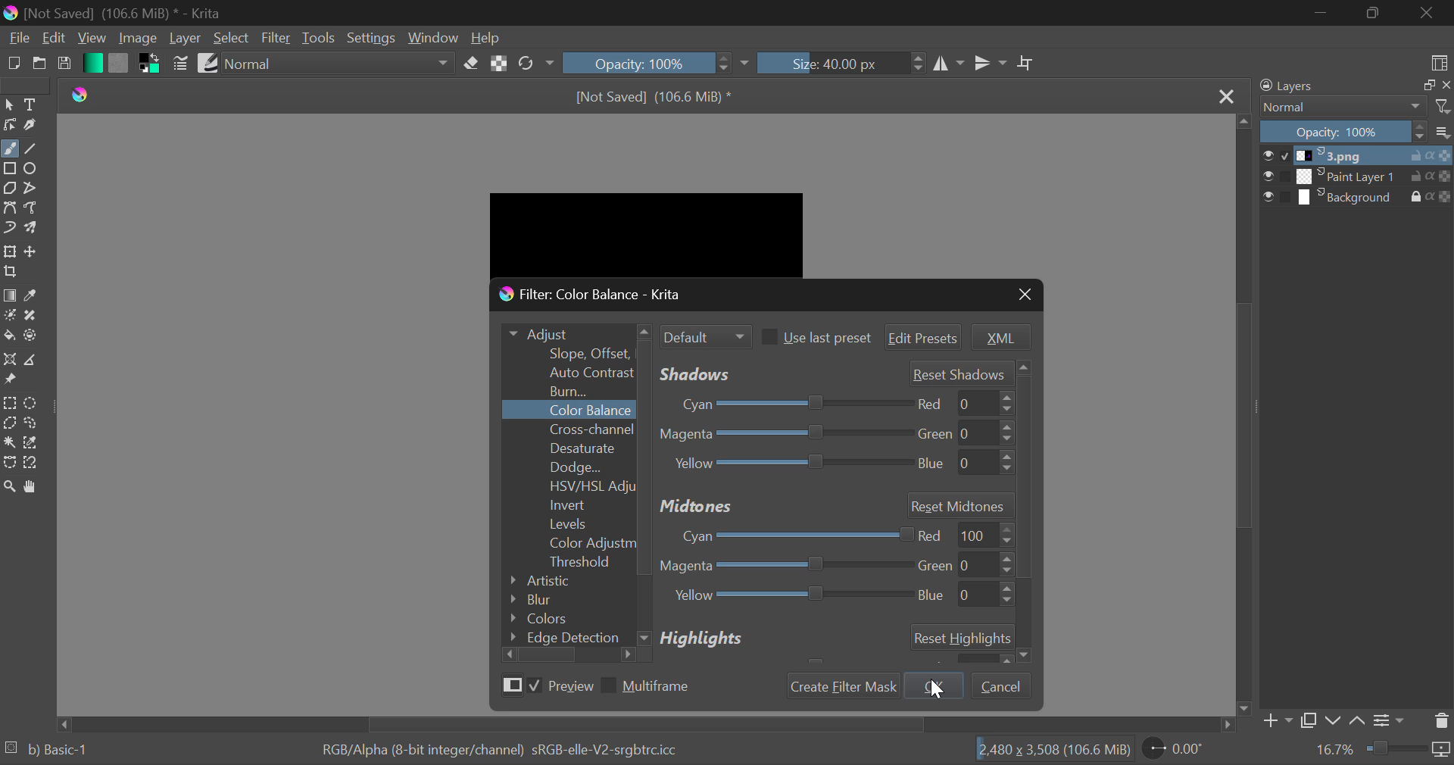  What do you see at coordinates (1022, 512) in the screenshot?
I see `` at bounding box center [1022, 512].